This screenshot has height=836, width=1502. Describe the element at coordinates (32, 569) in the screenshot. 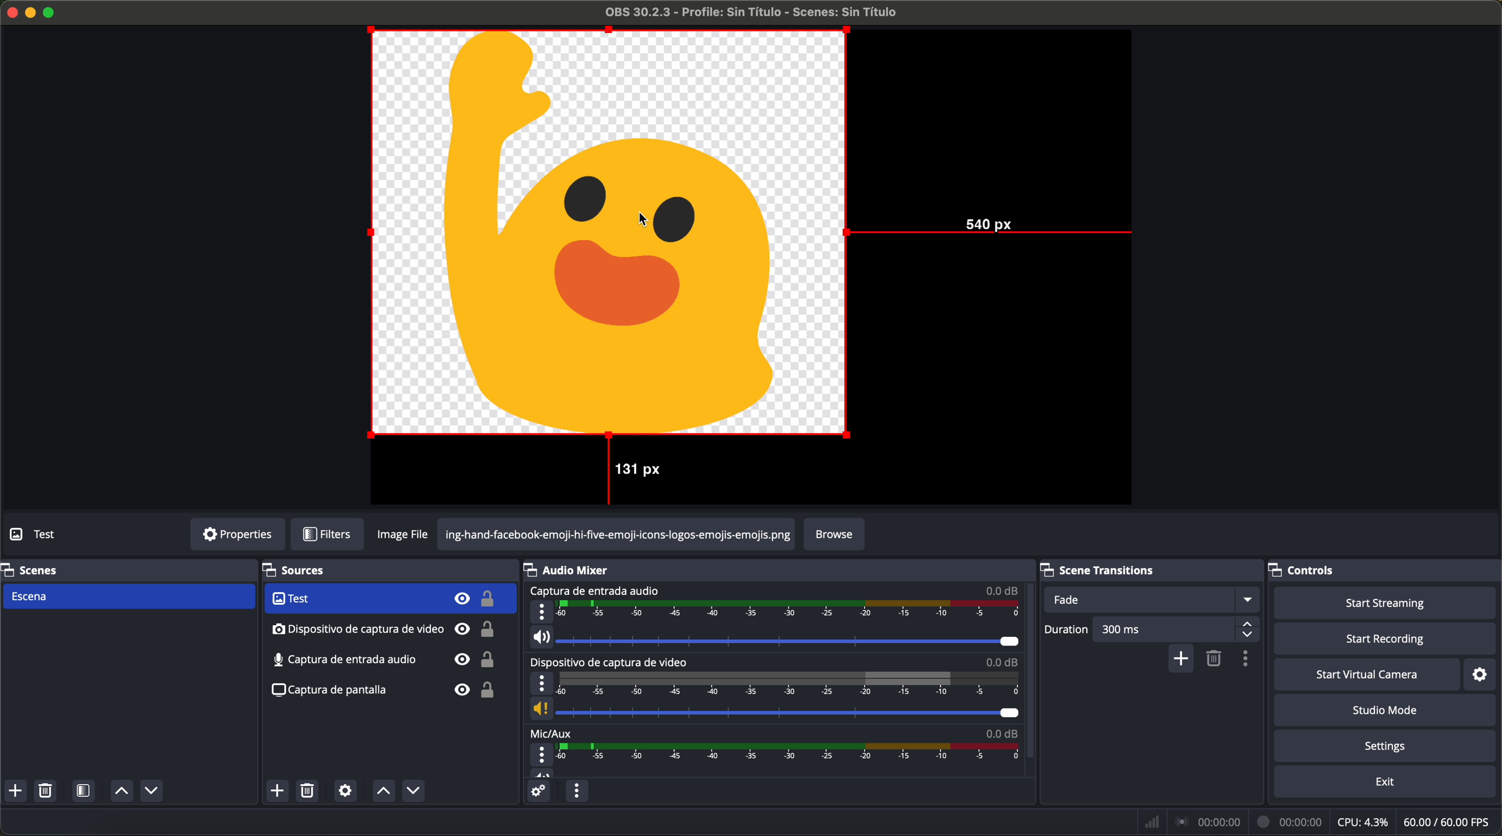

I see `scenes` at that location.